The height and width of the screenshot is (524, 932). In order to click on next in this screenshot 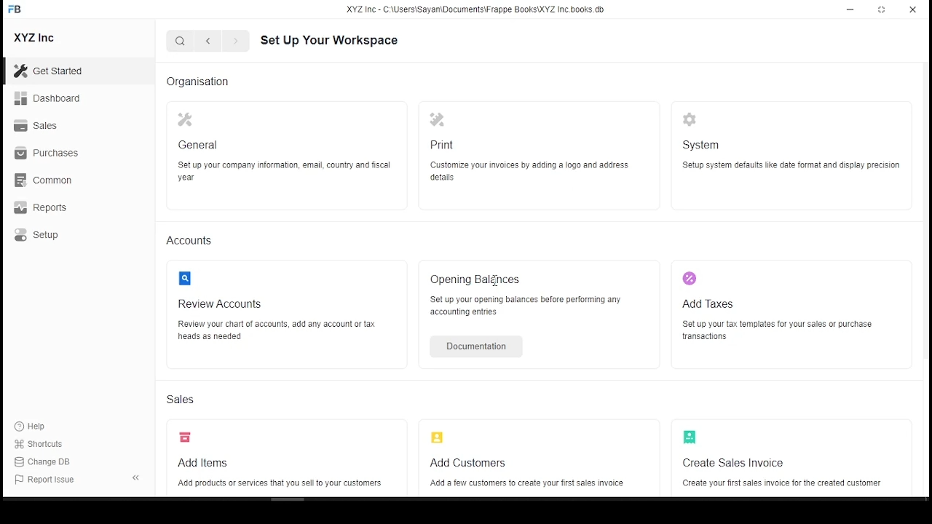, I will do `click(206, 41)`.